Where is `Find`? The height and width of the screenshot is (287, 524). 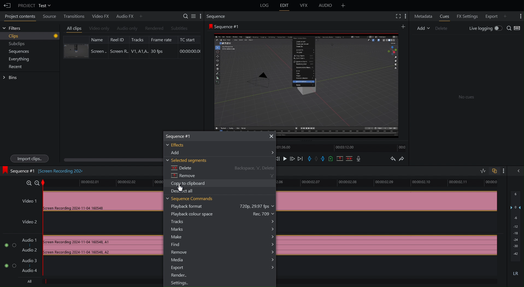
Find is located at coordinates (223, 245).